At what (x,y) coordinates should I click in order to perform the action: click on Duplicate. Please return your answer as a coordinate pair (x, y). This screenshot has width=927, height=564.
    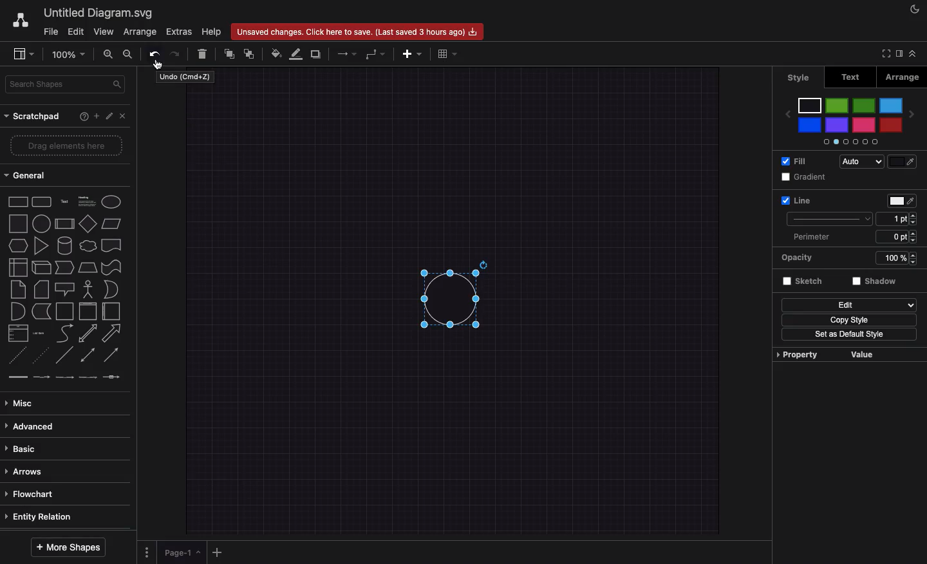
    Looking at the image, I should click on (317, 53).